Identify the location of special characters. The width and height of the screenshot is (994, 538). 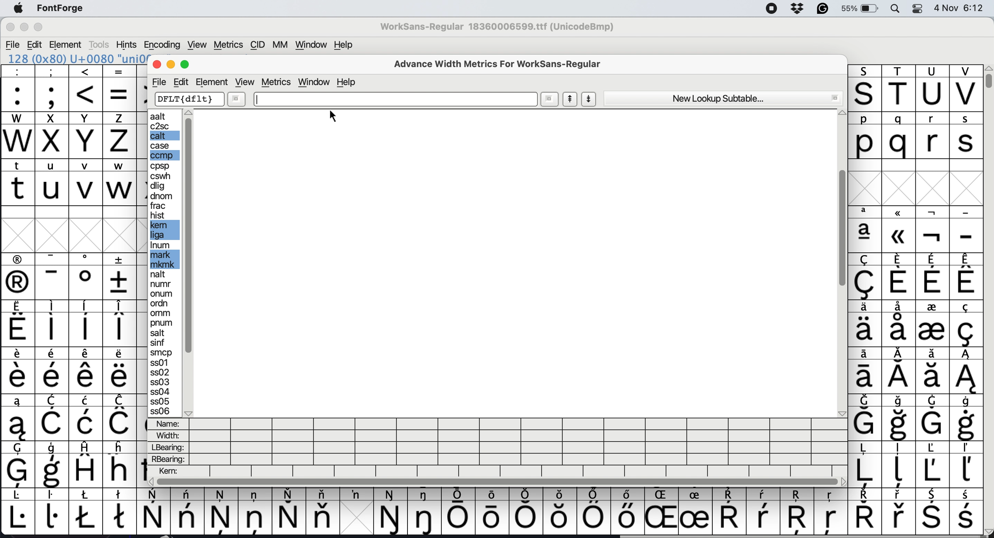
(69, 330).